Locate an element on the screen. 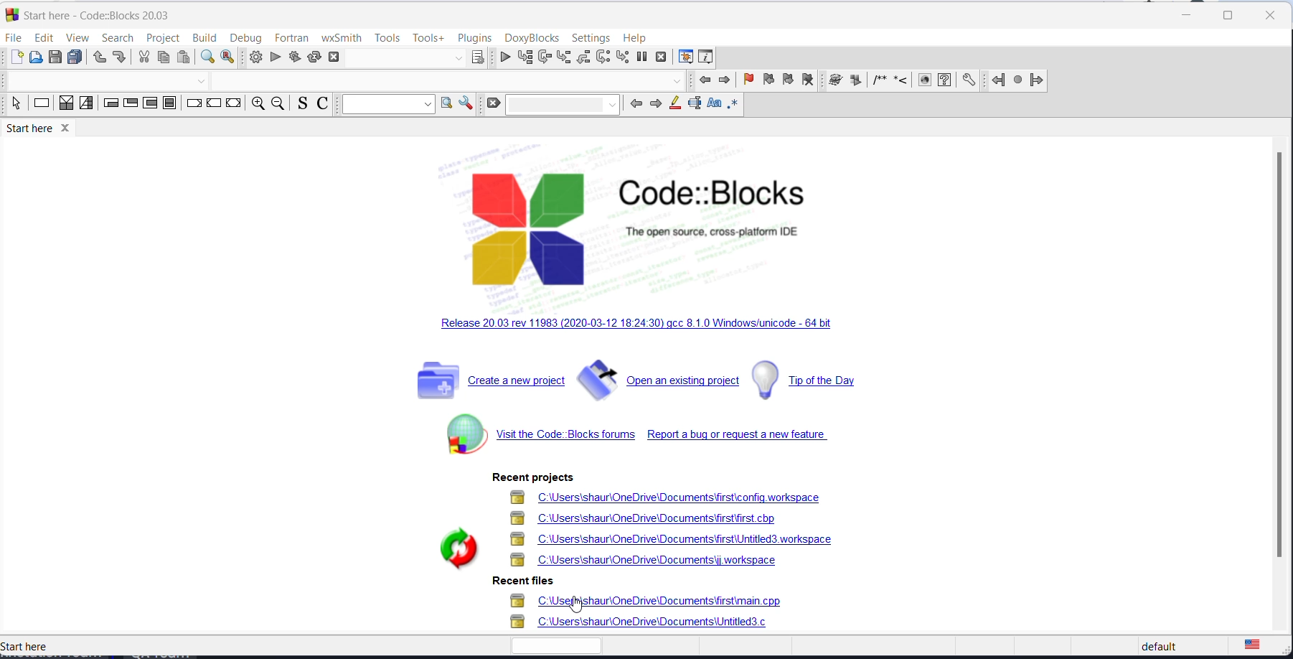 The width and height of the screenshot is (1293, 659). start here tab is located at coordinates (39, 128).